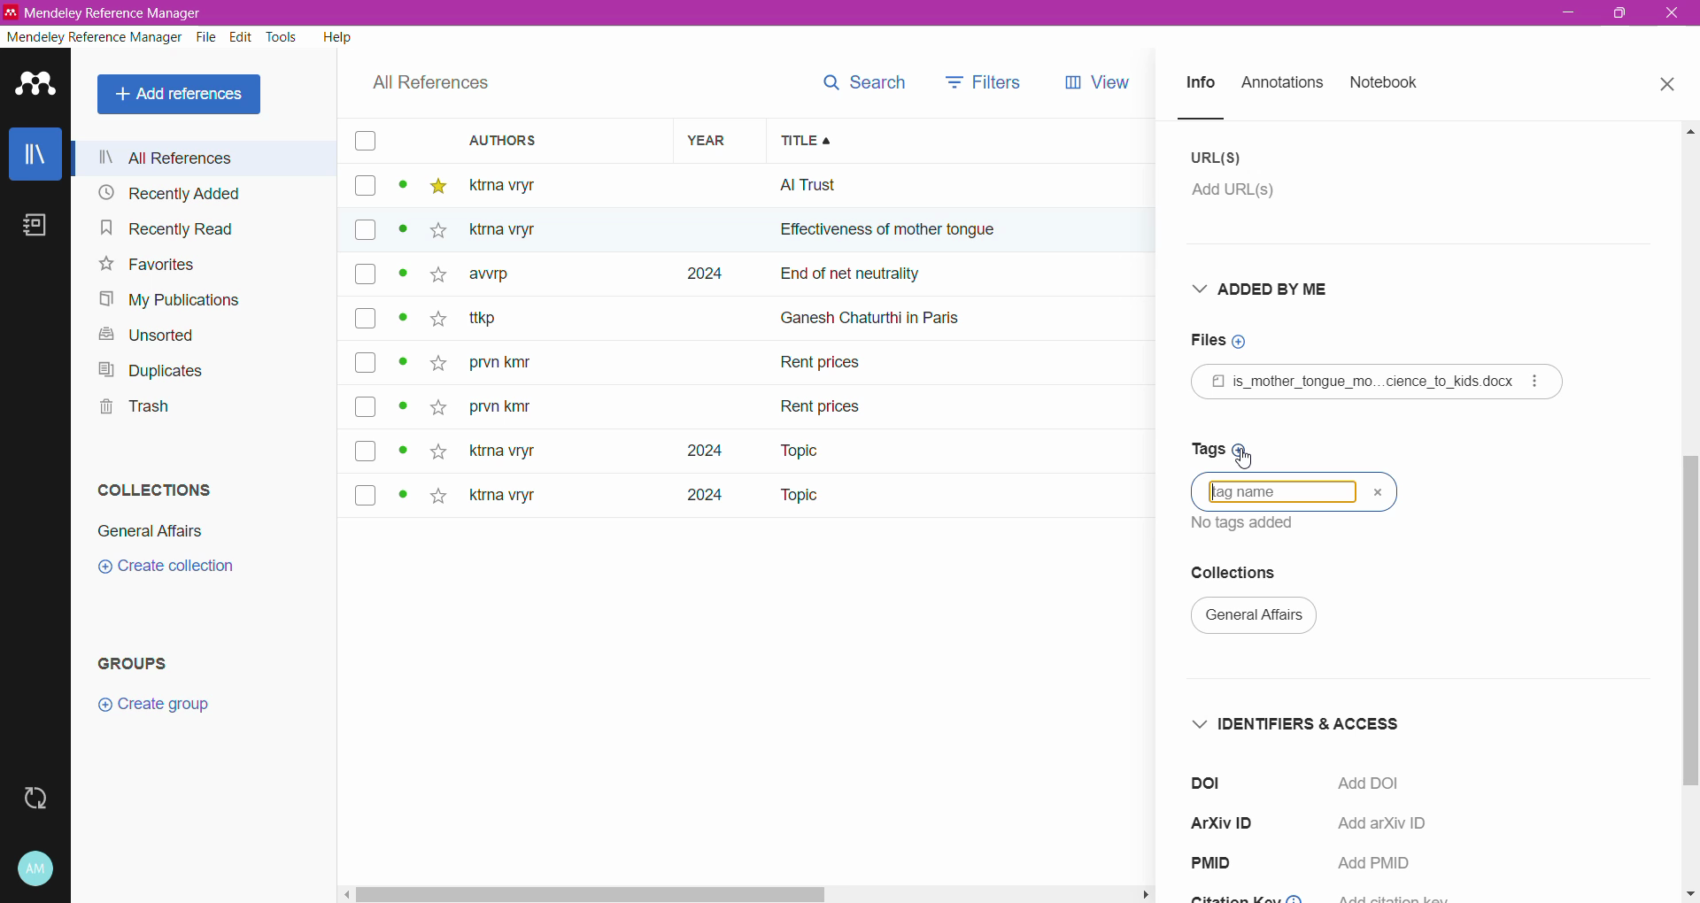 This screenshot has width=1700, height=903. Describe the element at coordinates (435, 322) in the screenshot. I see `star` at that location.